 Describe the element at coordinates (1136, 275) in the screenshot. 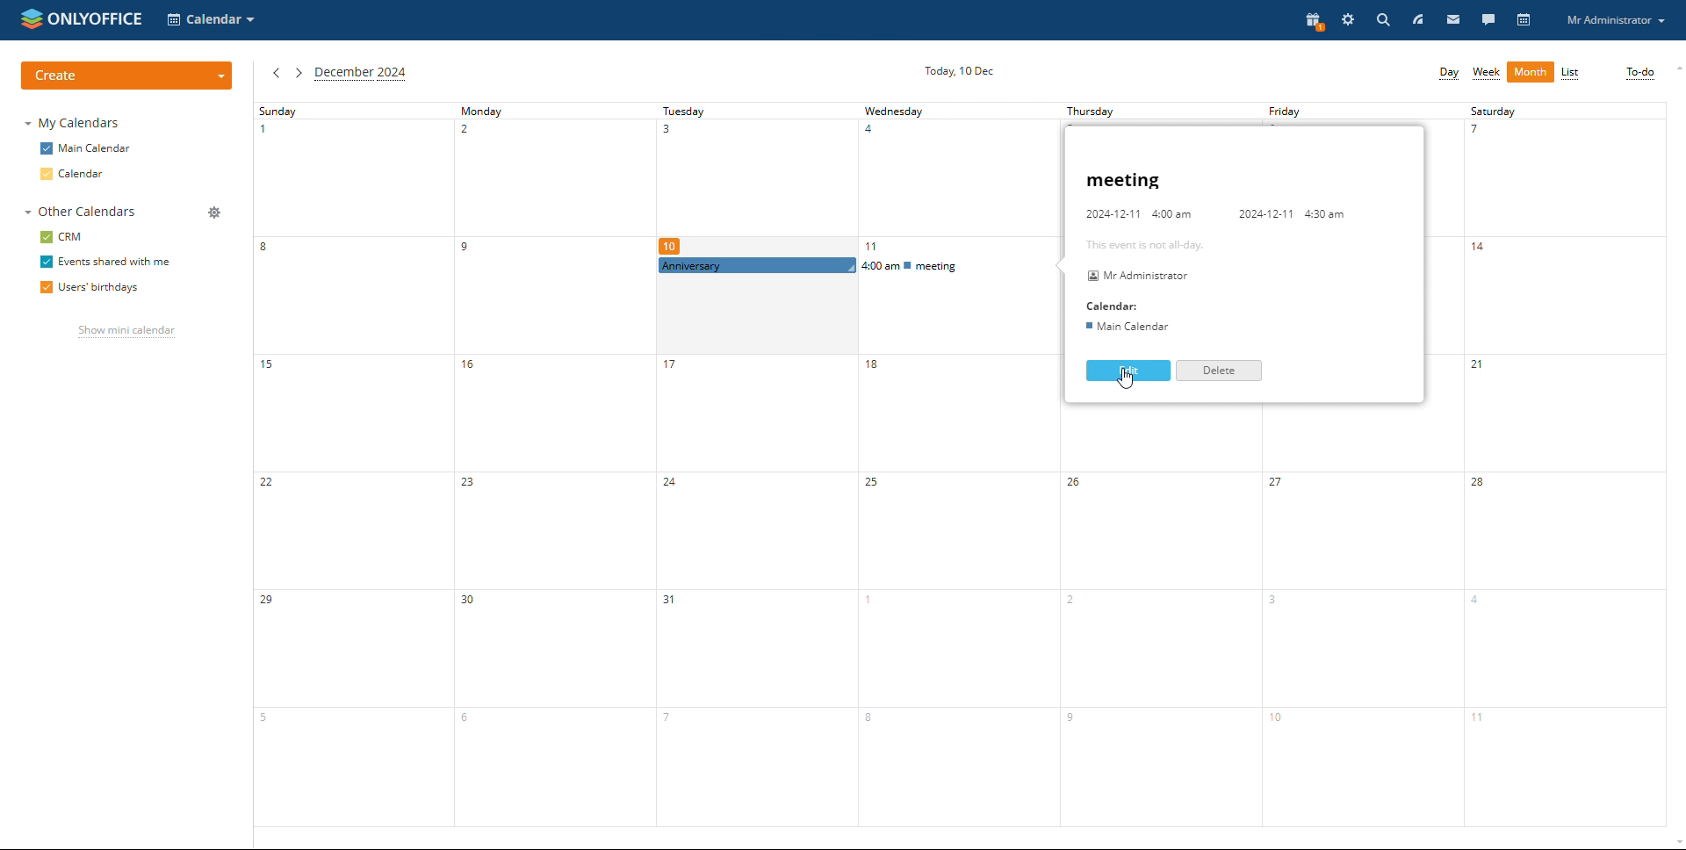

I see `mr administrator` at that location.